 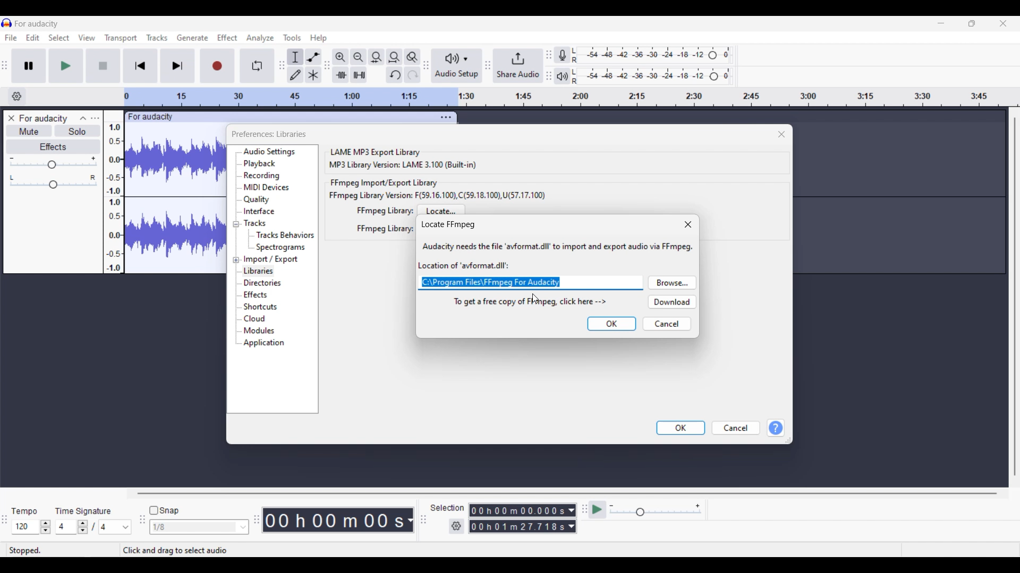 I want to click on MP3 library version: LAME 3.100 (built-in), so click(x=403, y=165).